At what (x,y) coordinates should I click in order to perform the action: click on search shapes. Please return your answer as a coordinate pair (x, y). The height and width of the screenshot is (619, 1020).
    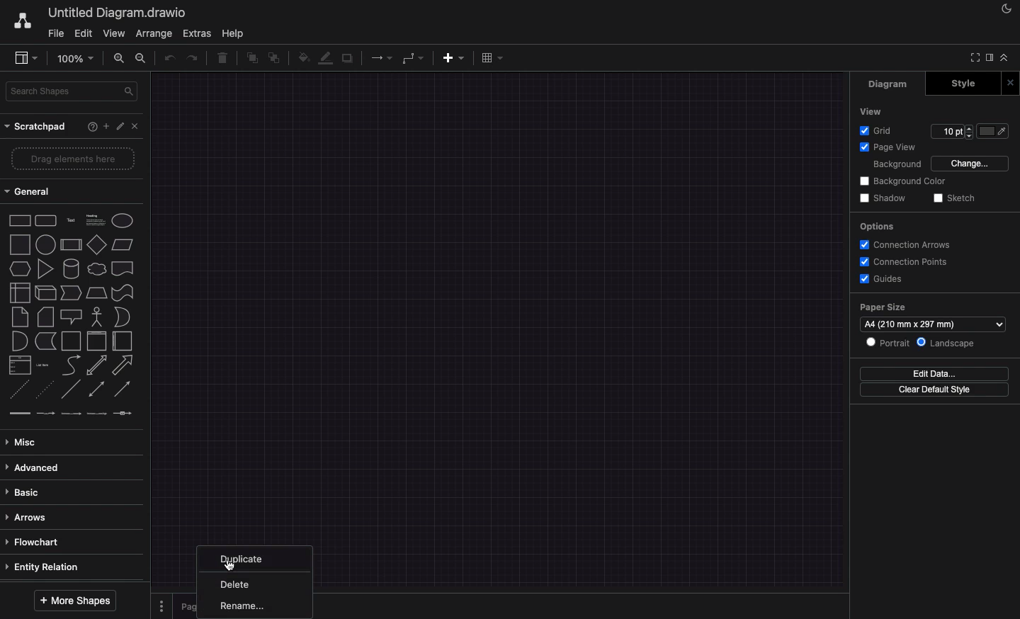
    Looking at the image, I should click on (69, 91).